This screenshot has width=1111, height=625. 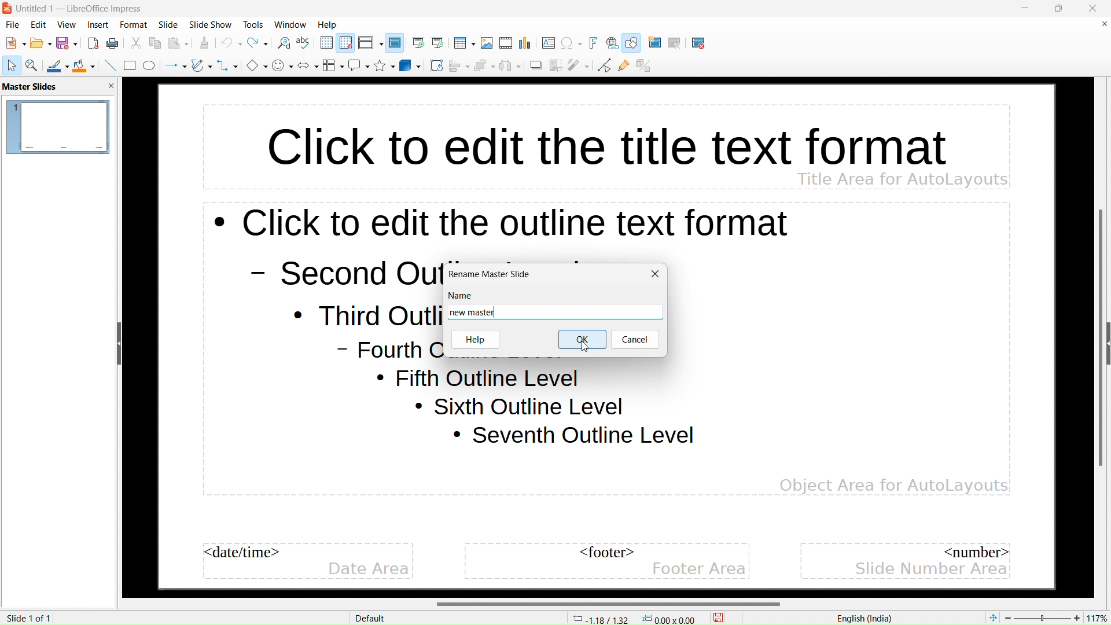 I want to click on rename master slide, so click(x=490, y=274).